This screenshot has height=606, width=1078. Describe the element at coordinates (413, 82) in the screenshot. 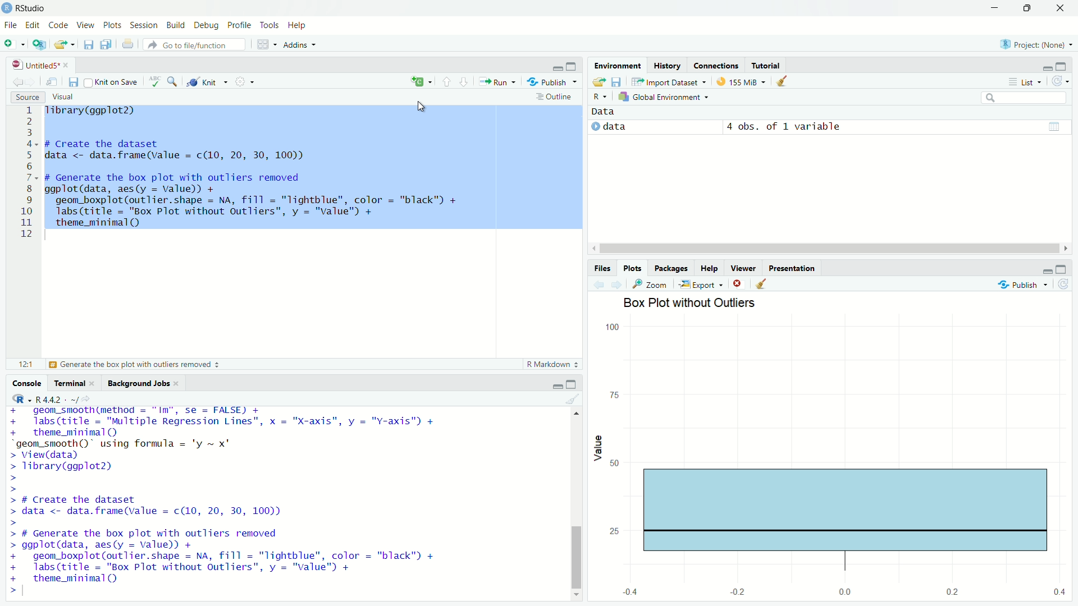

I see `add` at that location.